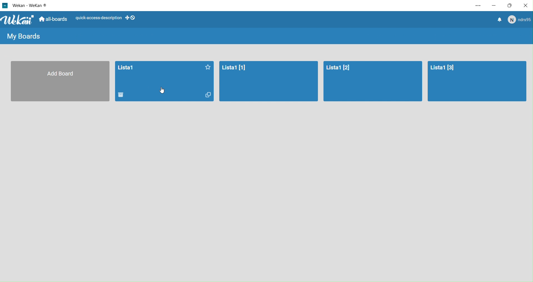 The height and width of the screenshot is (282, 533). I want to click on All Boards, so click(53, 21).